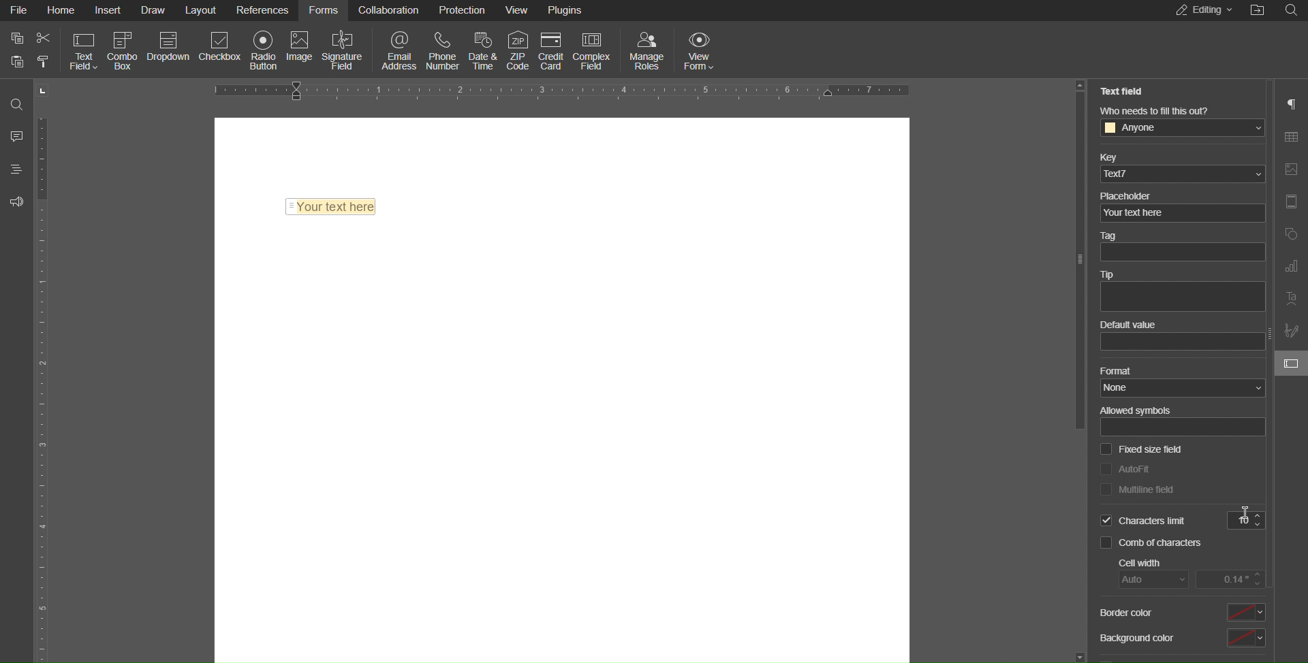 The image size is (1308, 663). Describe the element at coordinates (43, 63) in the screenshot. I see `paste` at that location.